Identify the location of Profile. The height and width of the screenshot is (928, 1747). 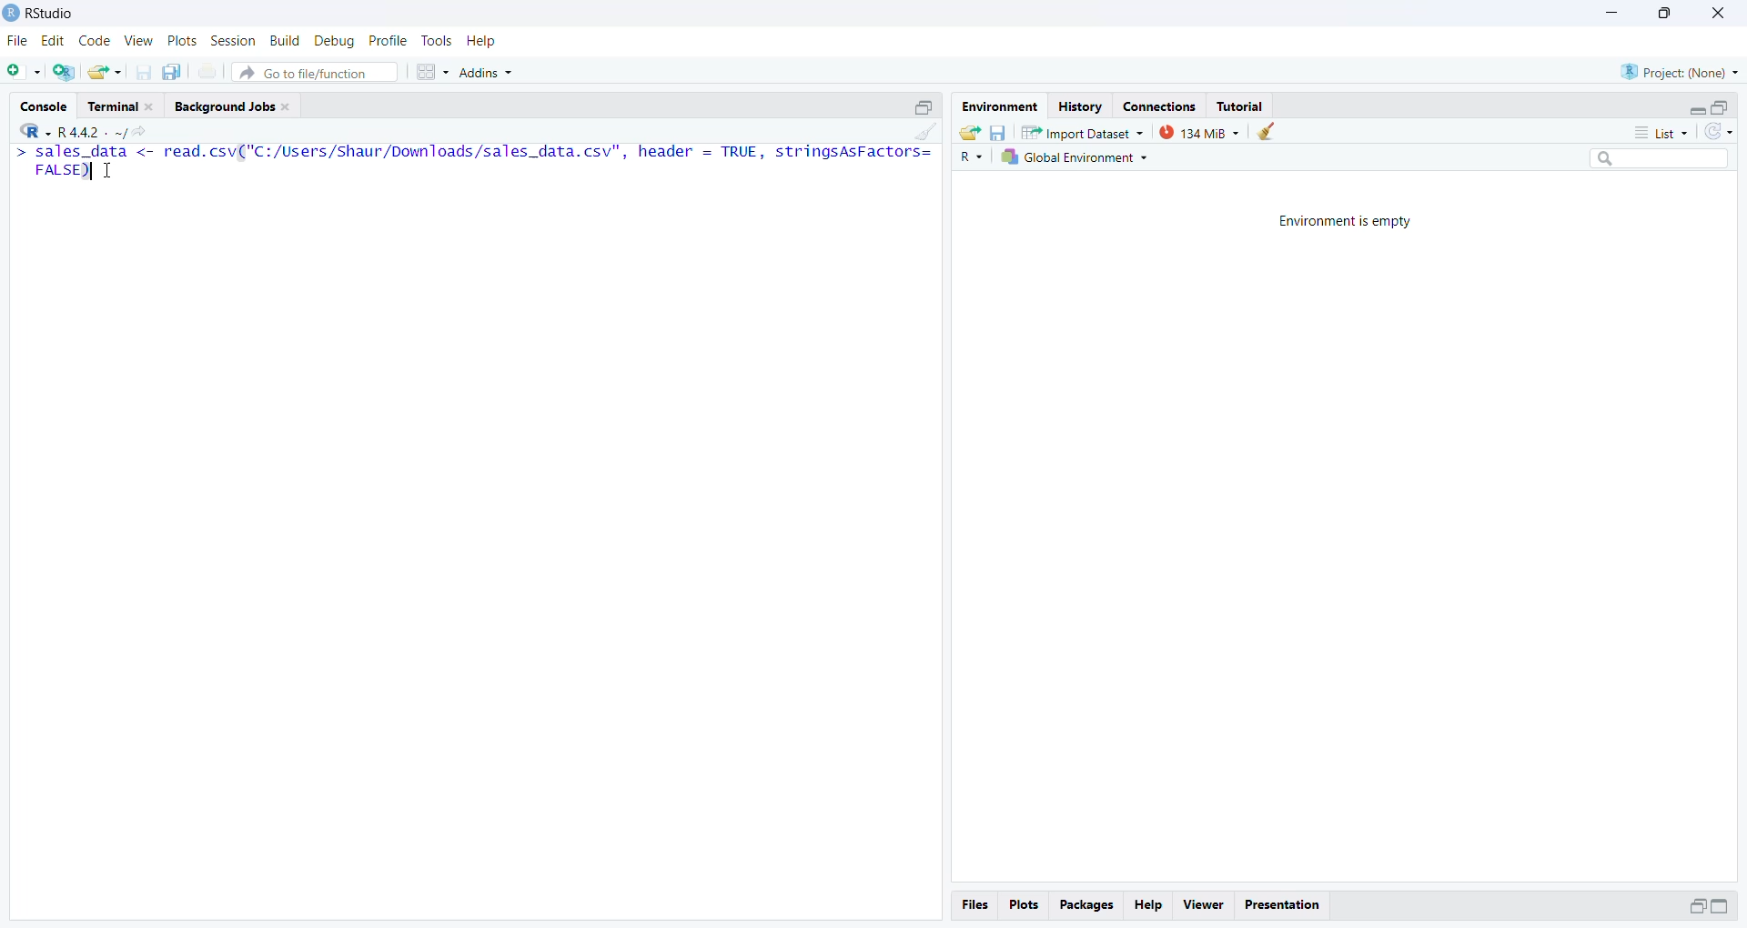
(389, 43).